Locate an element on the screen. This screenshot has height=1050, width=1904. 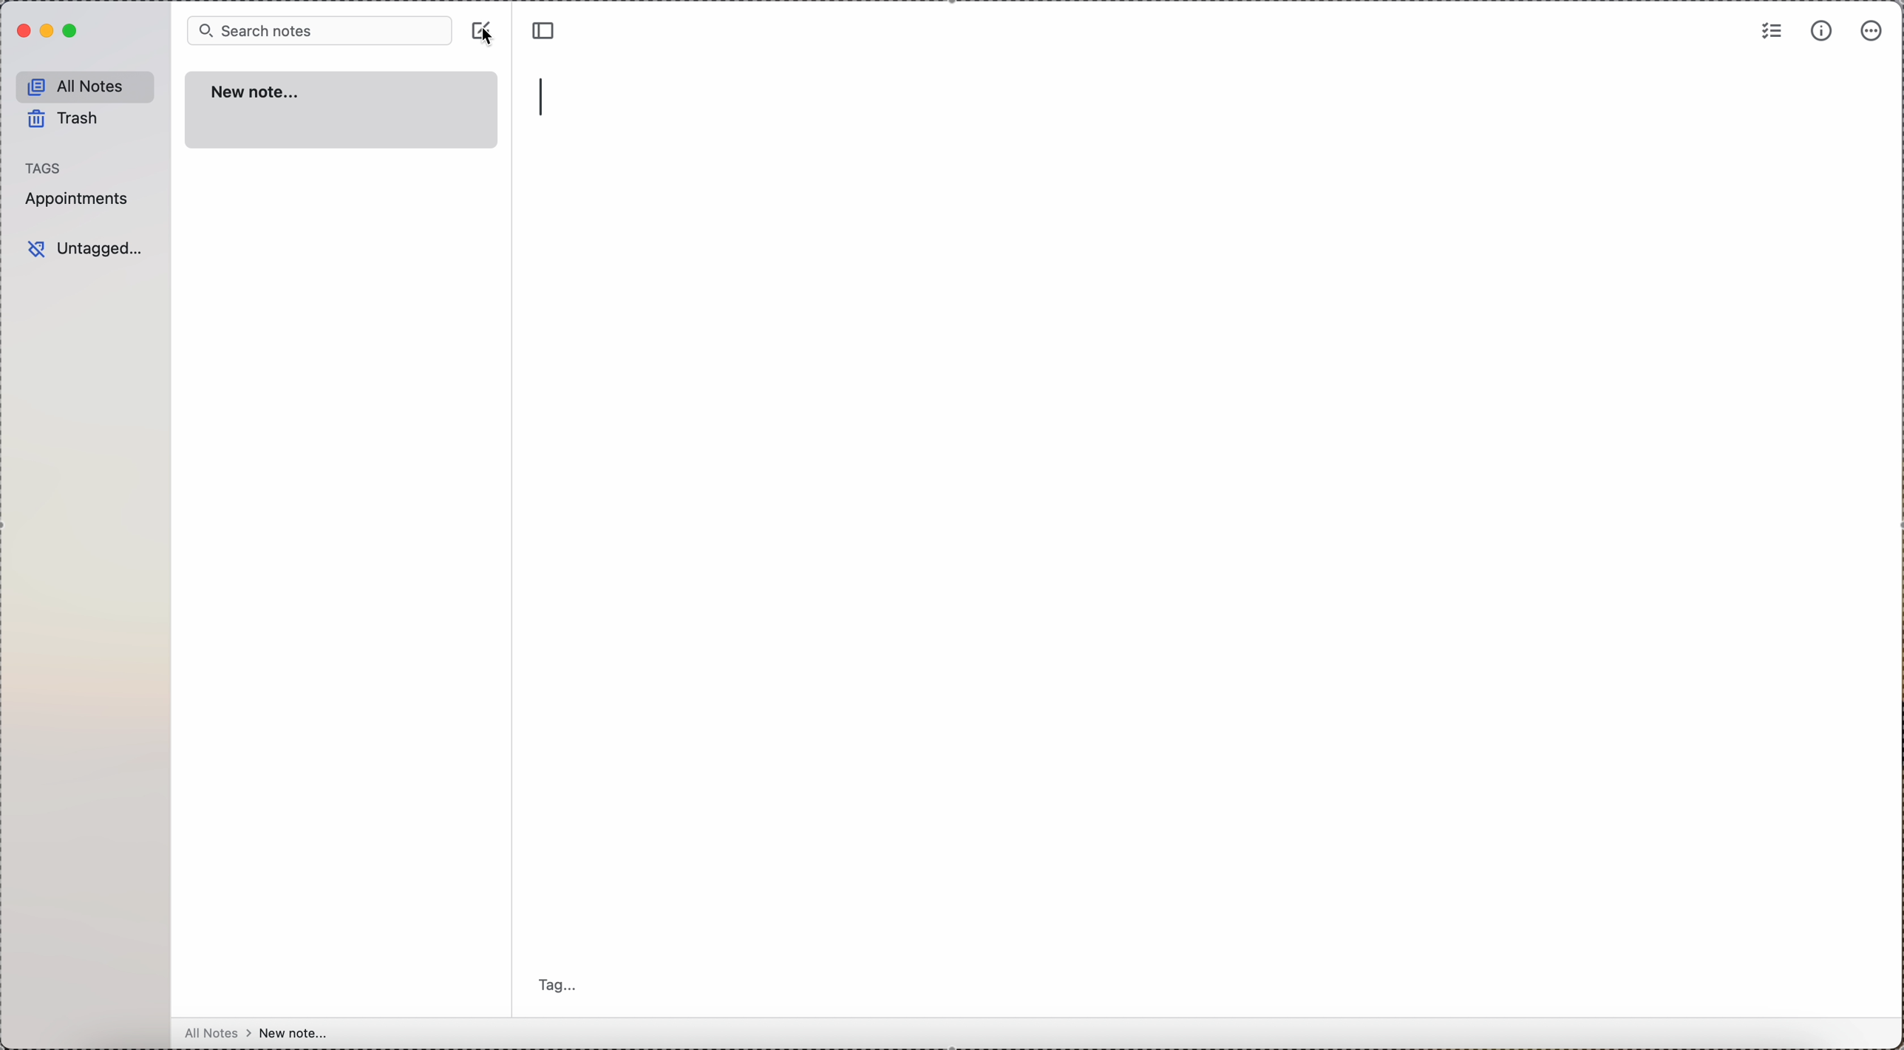
check list is located at coordinates (1771, 31).